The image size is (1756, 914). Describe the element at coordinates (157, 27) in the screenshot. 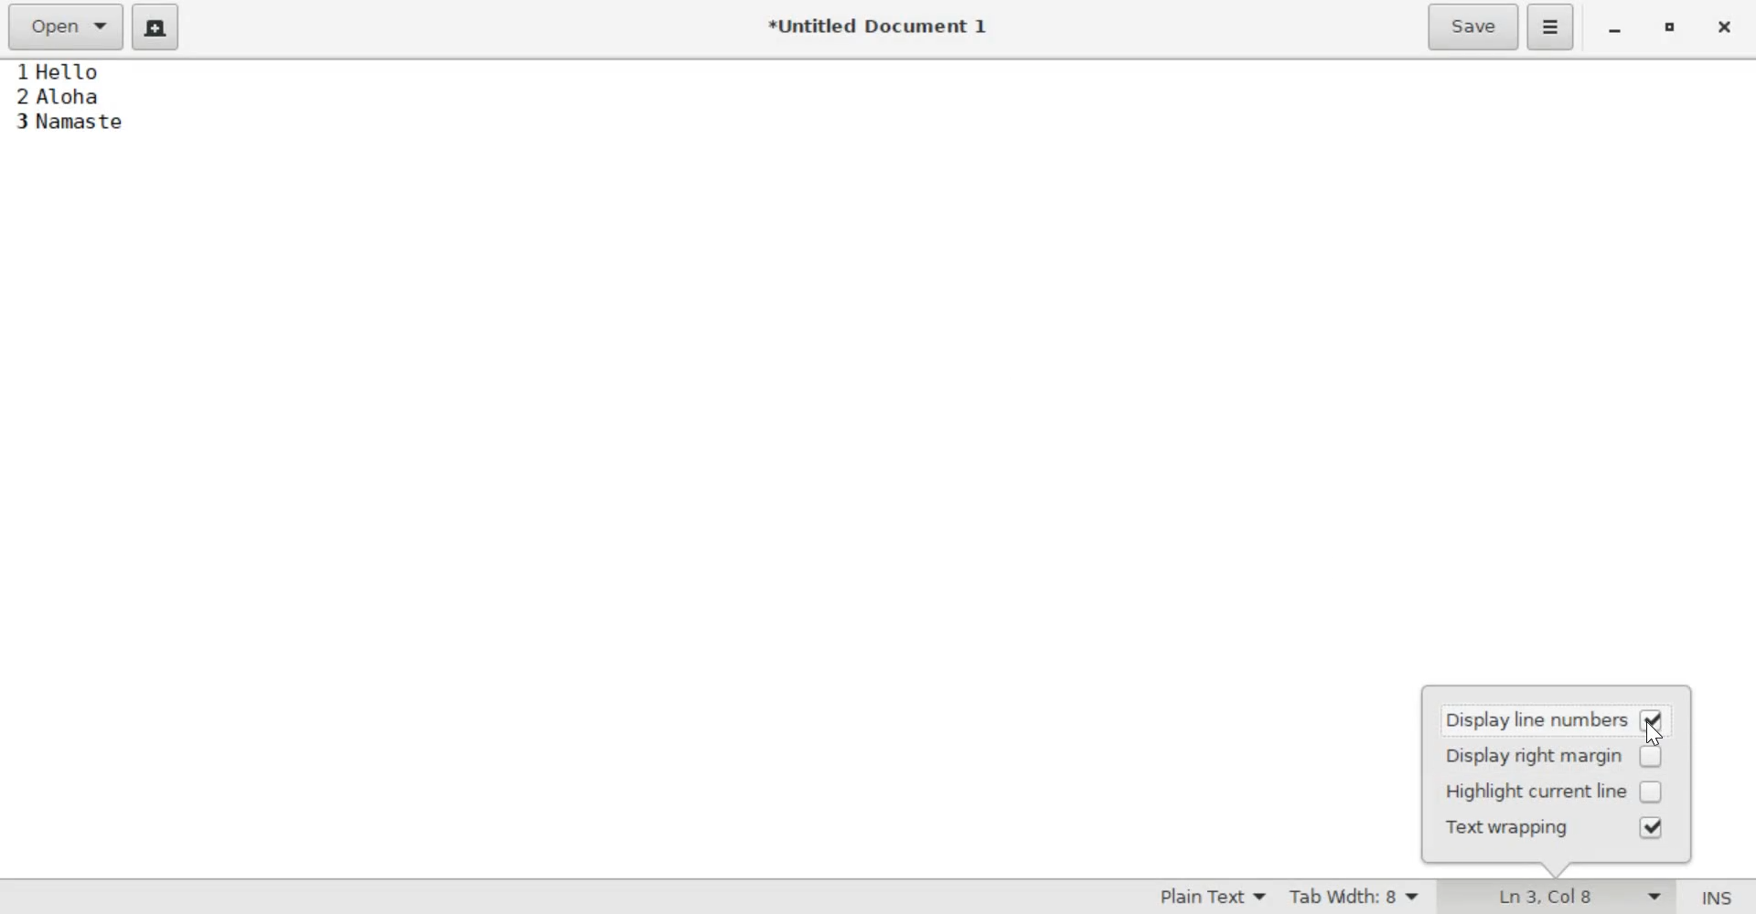

I see `create a new document` at that location.